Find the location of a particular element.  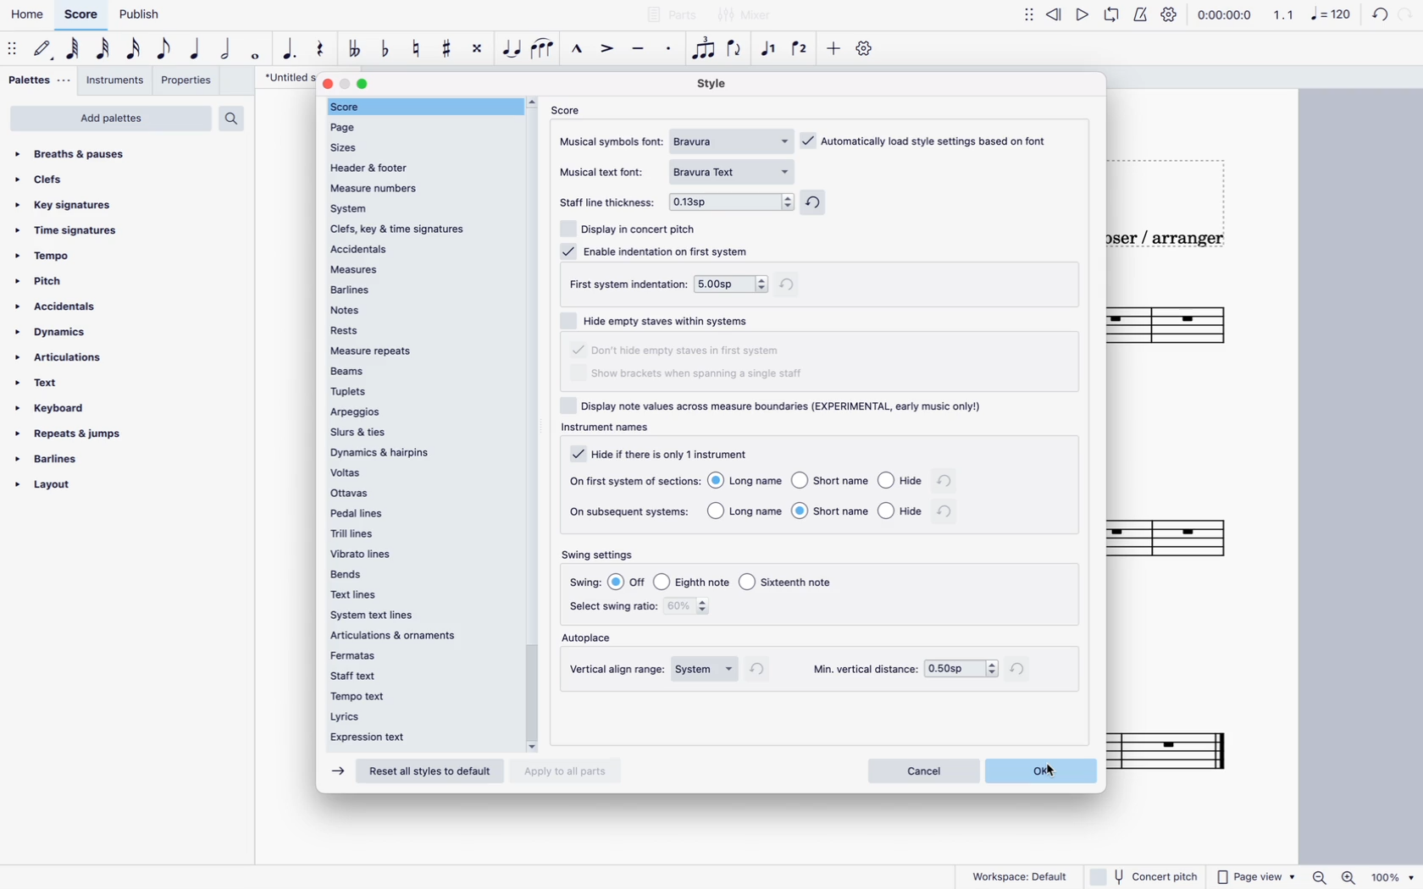

augmentation dot is located at coordinates (290, 52).